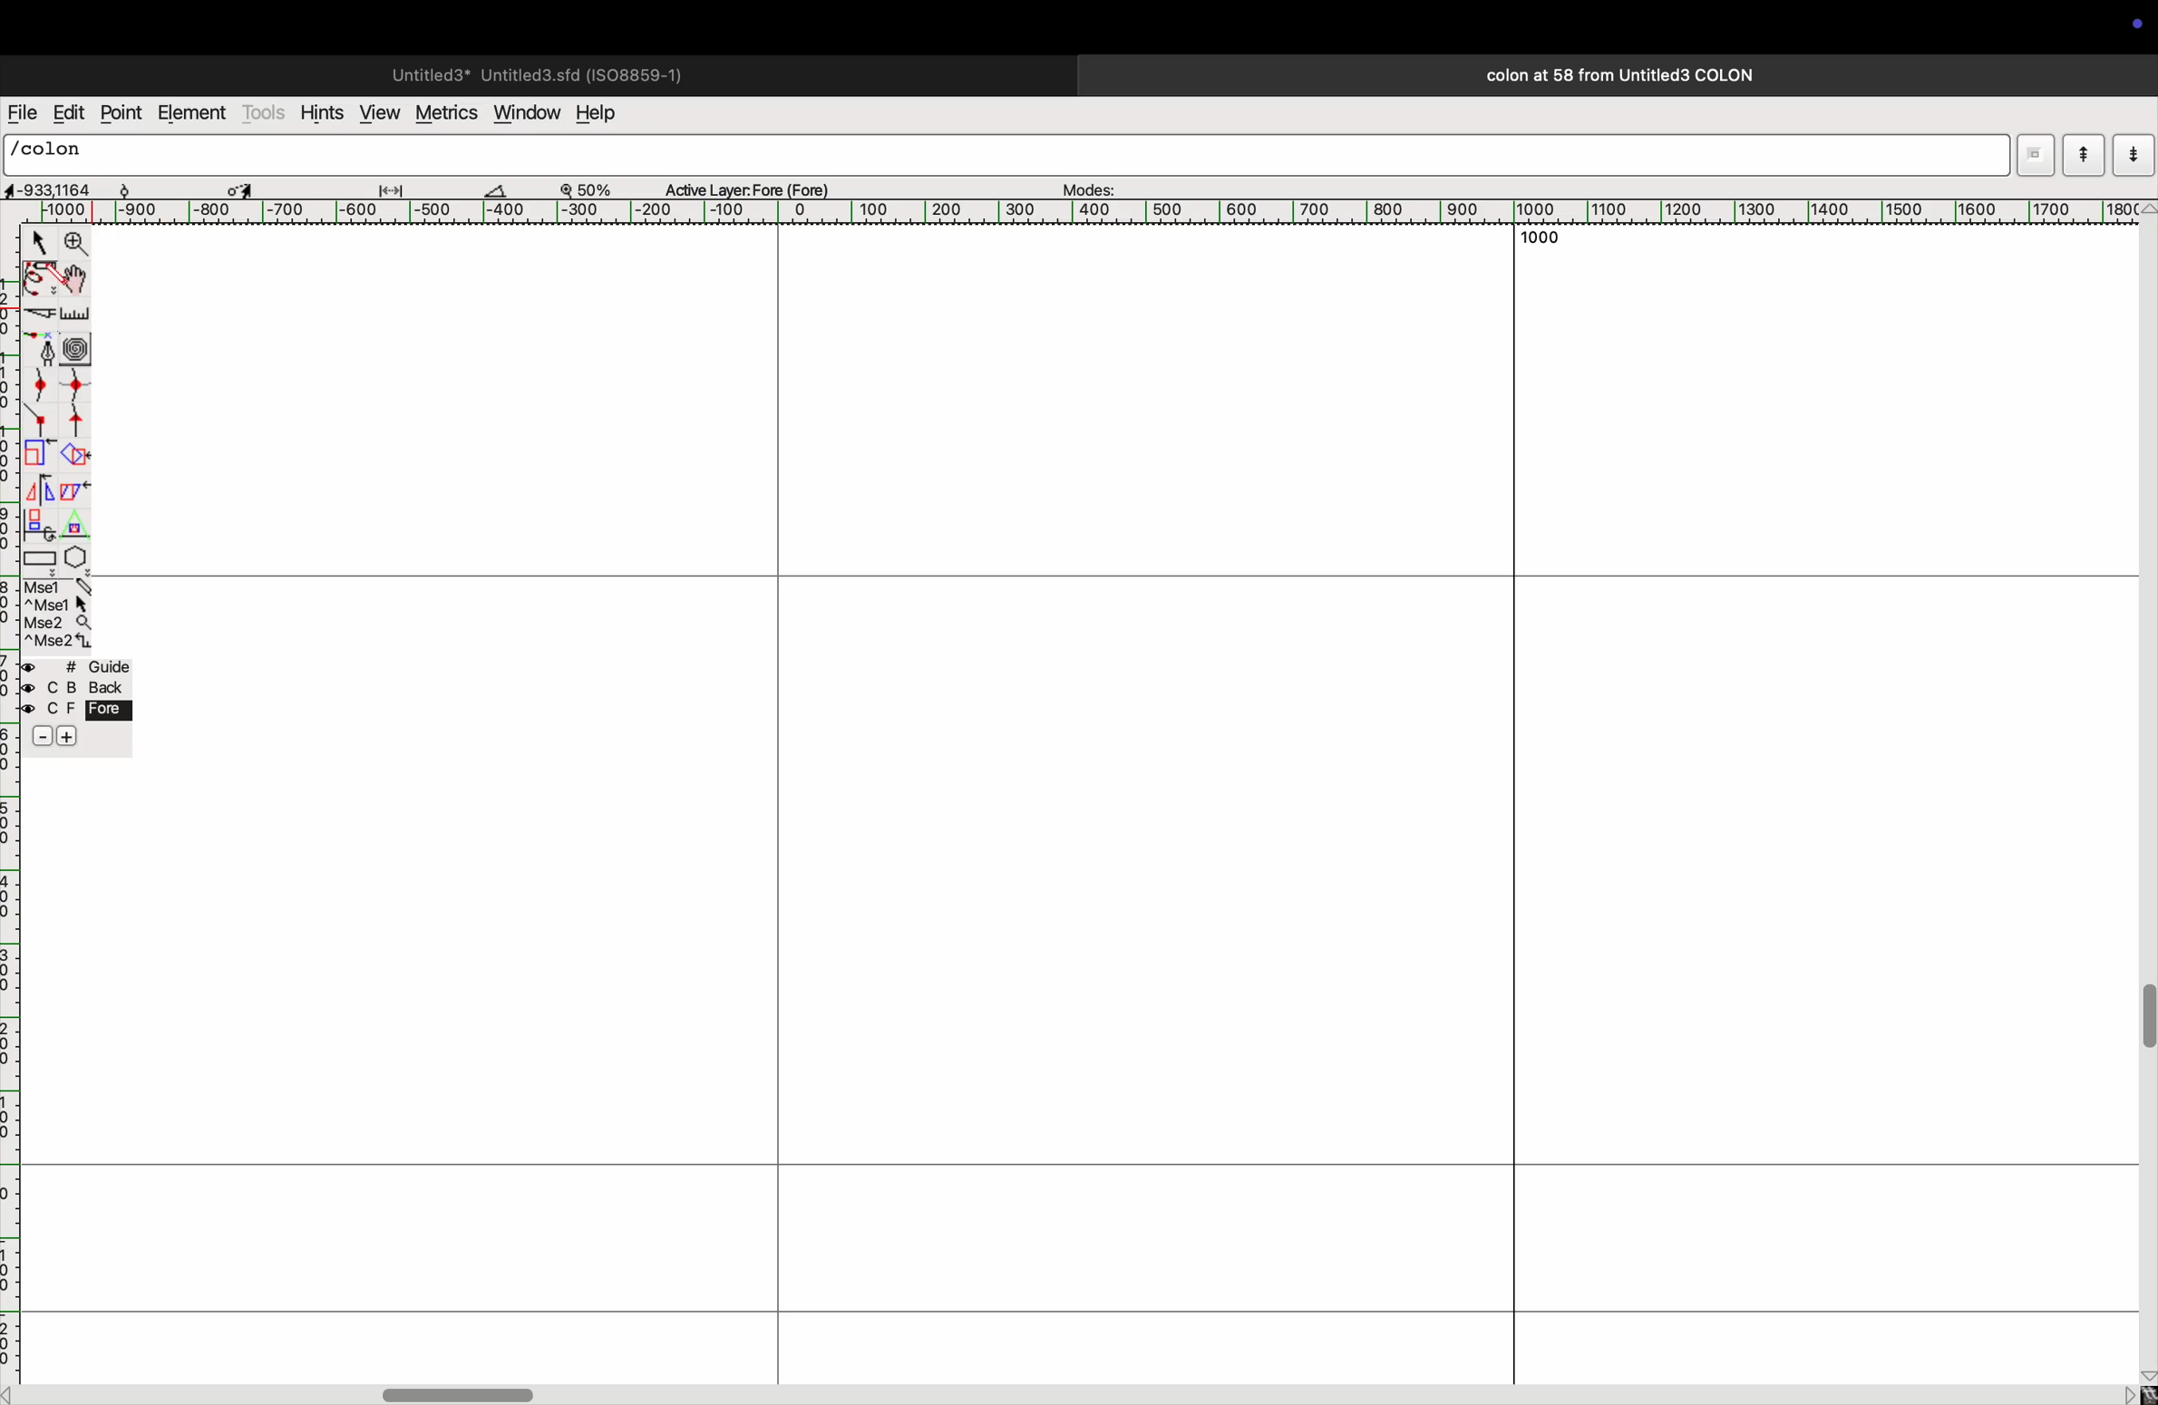 The image size is (2158, 1405). I want to click on window, so click(524, 114).